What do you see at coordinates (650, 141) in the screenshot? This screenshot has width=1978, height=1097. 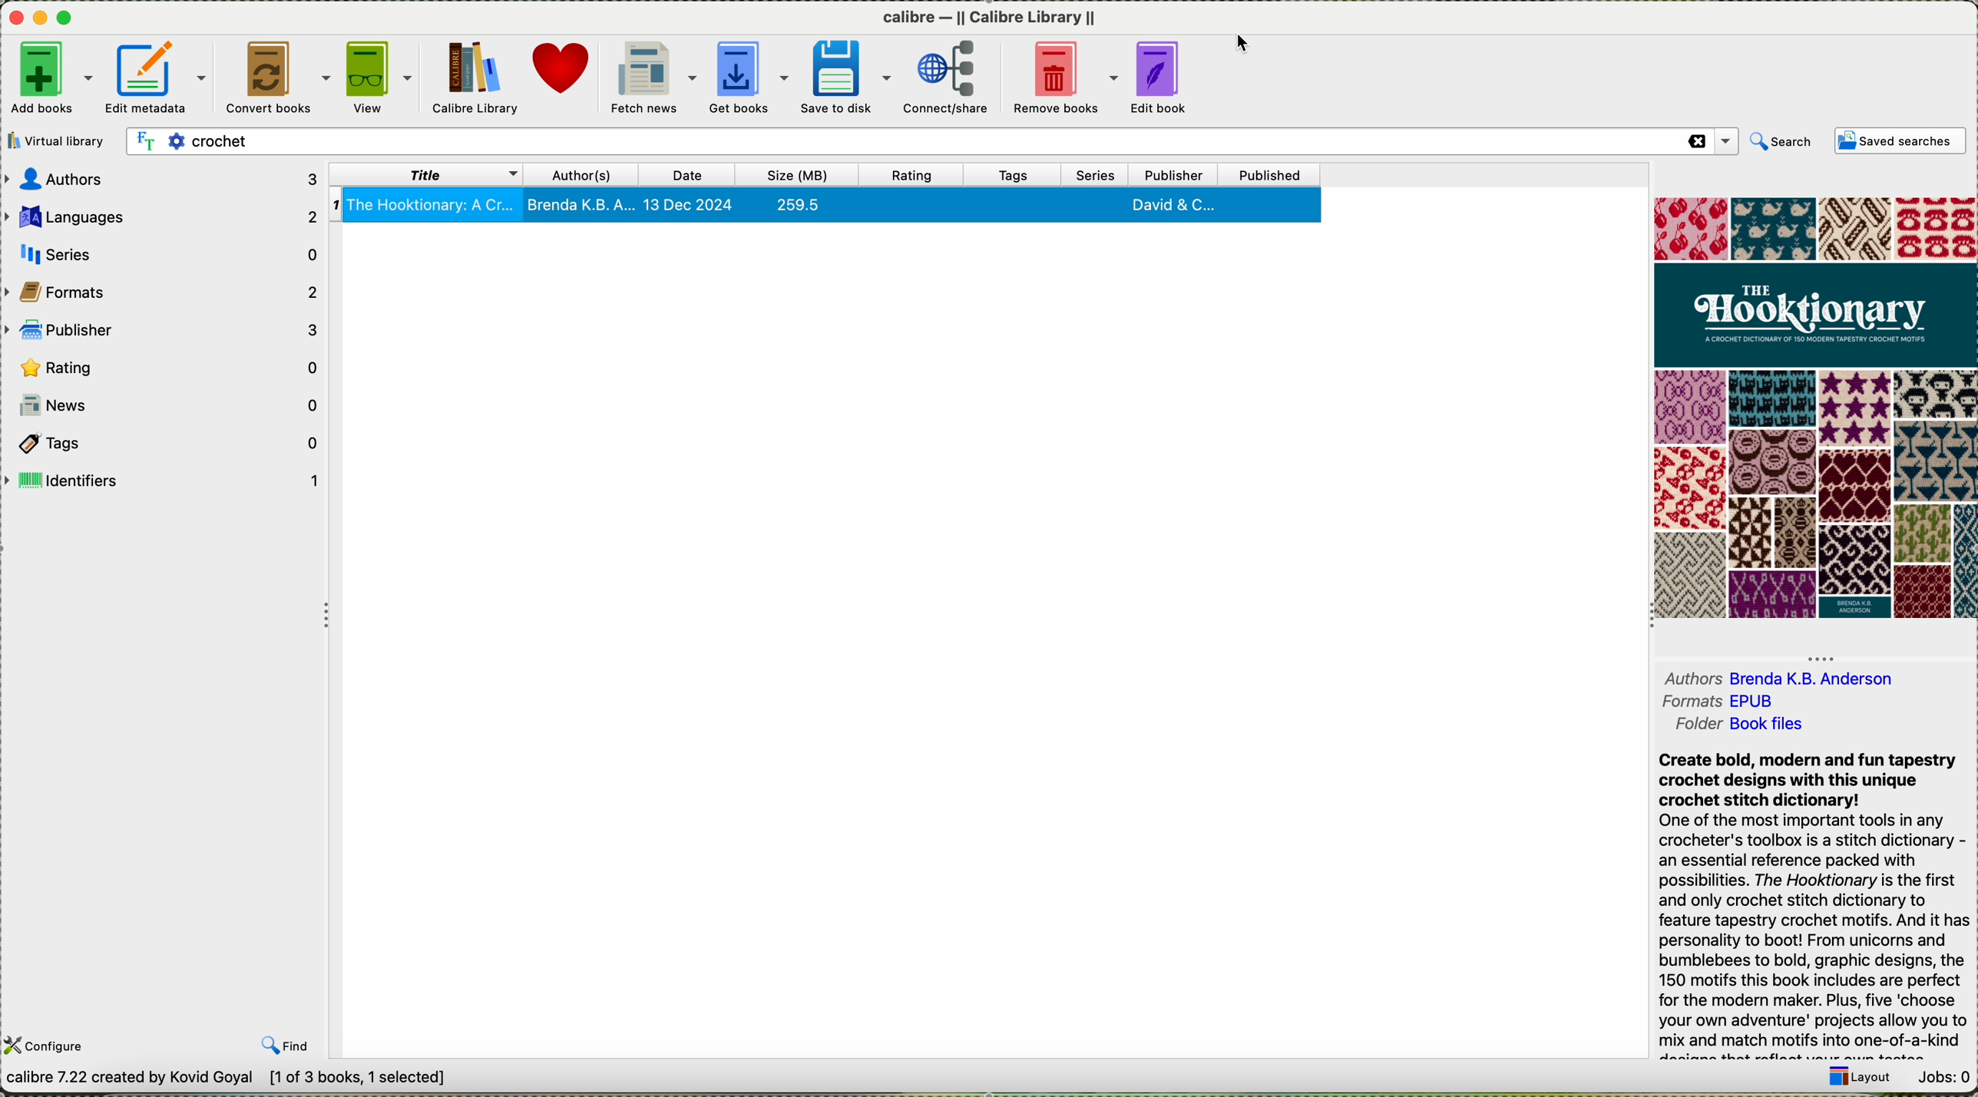 I see `crochet` at bounding box center [650, 141].